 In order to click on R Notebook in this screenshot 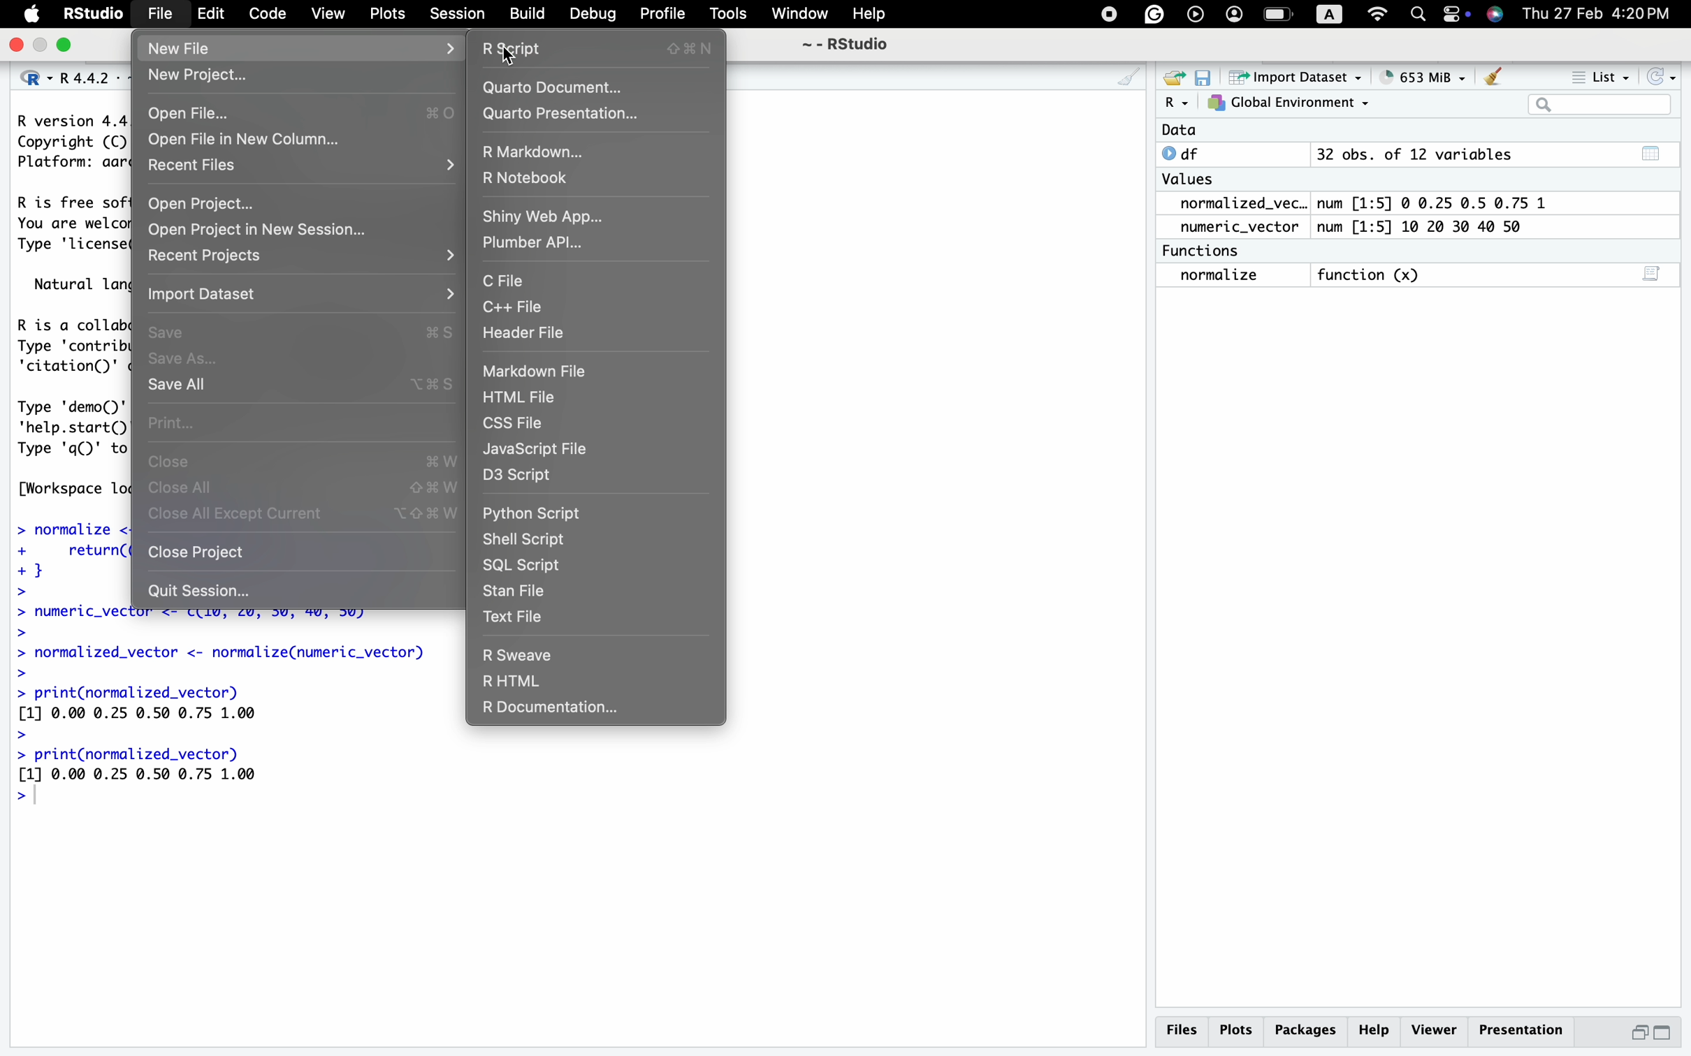, I will do `click(532, 179)`.